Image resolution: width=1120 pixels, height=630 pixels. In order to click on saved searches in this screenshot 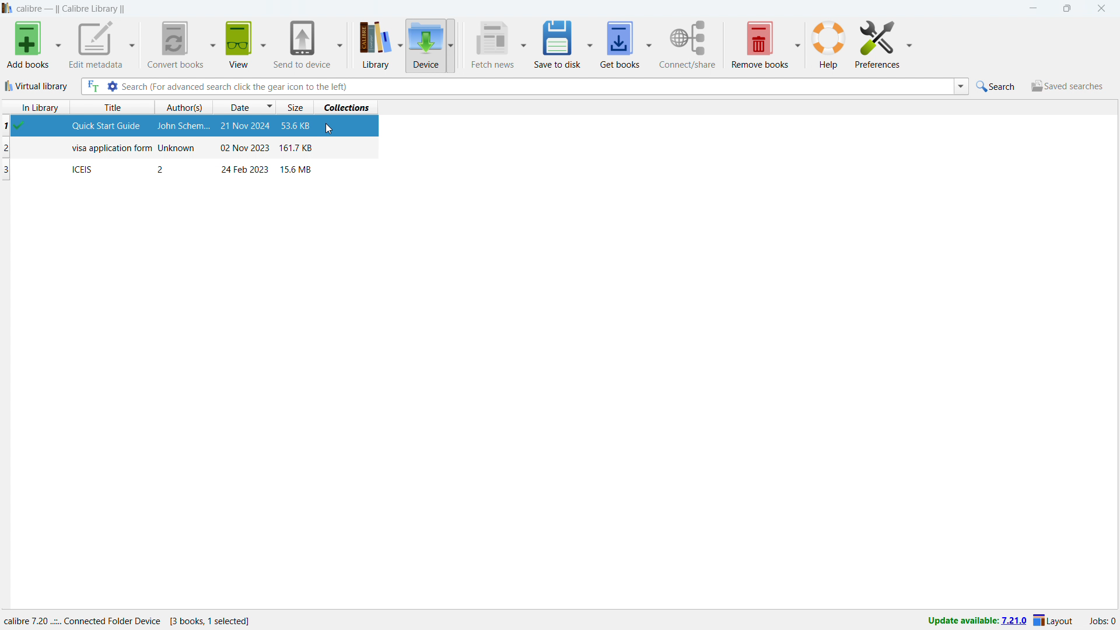, I will do `click(1066, 86)`.